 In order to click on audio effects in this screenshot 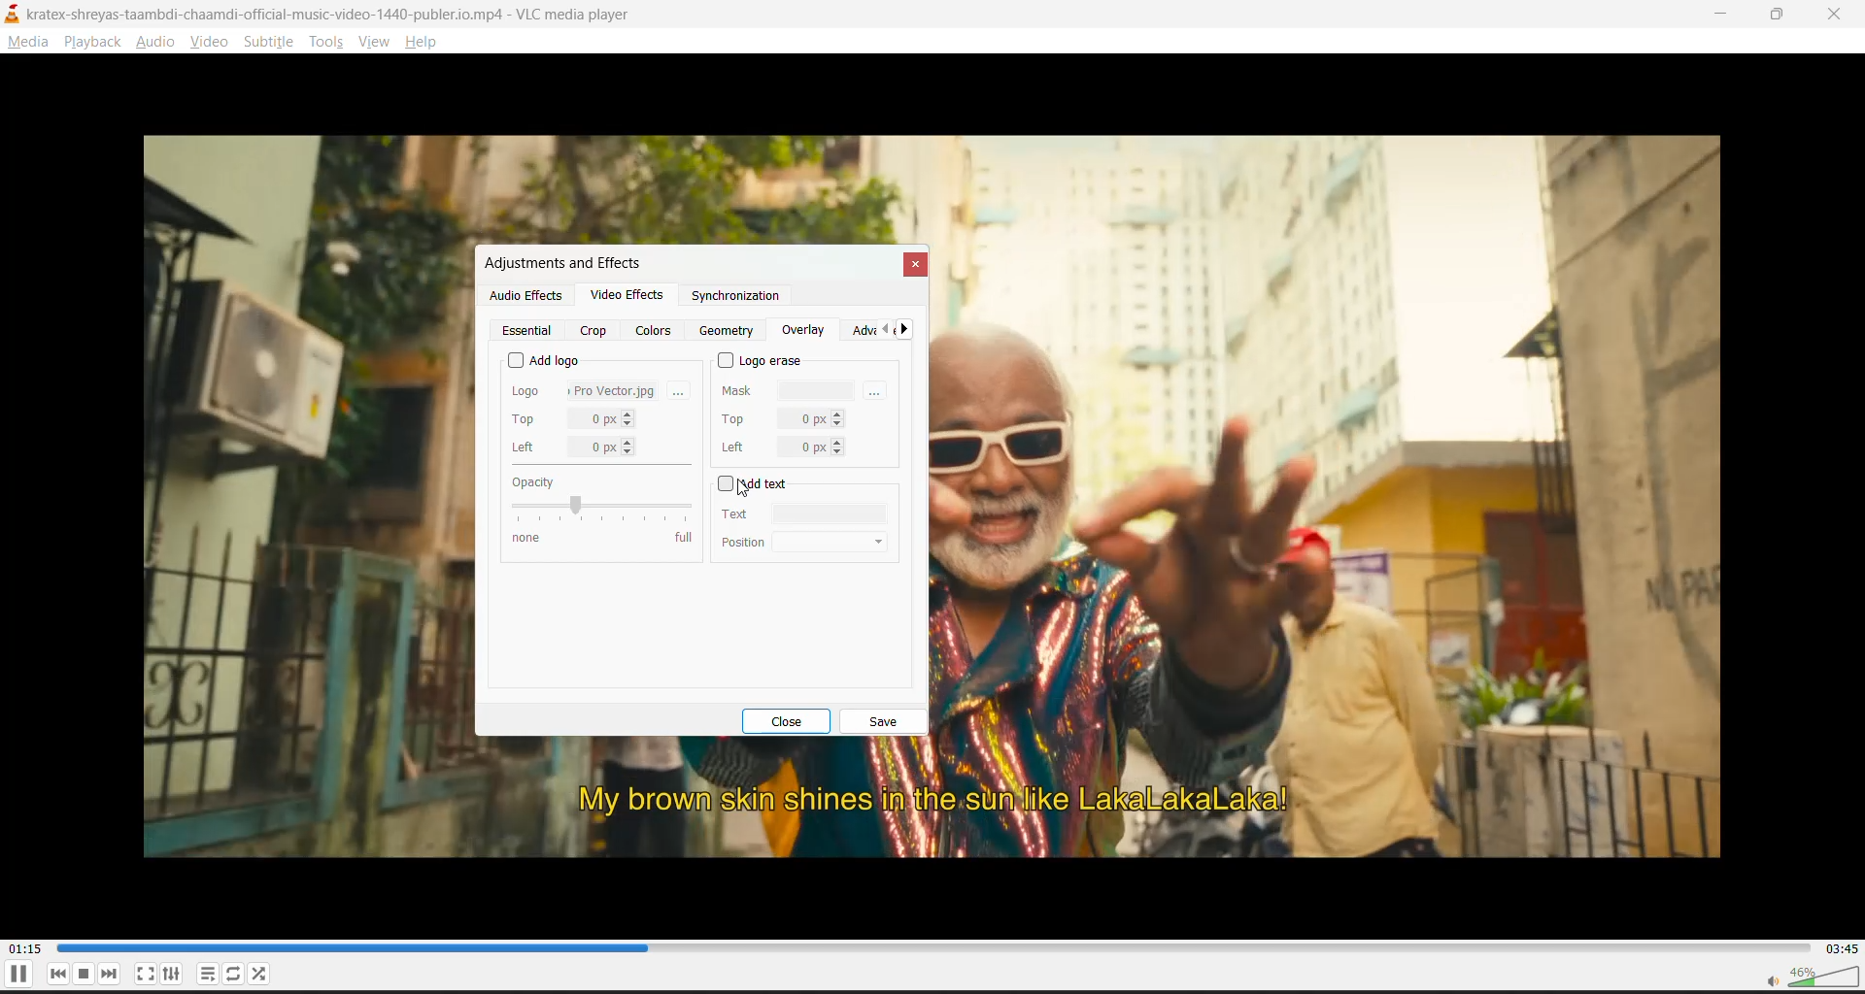, I will do `click(526, 295)`.